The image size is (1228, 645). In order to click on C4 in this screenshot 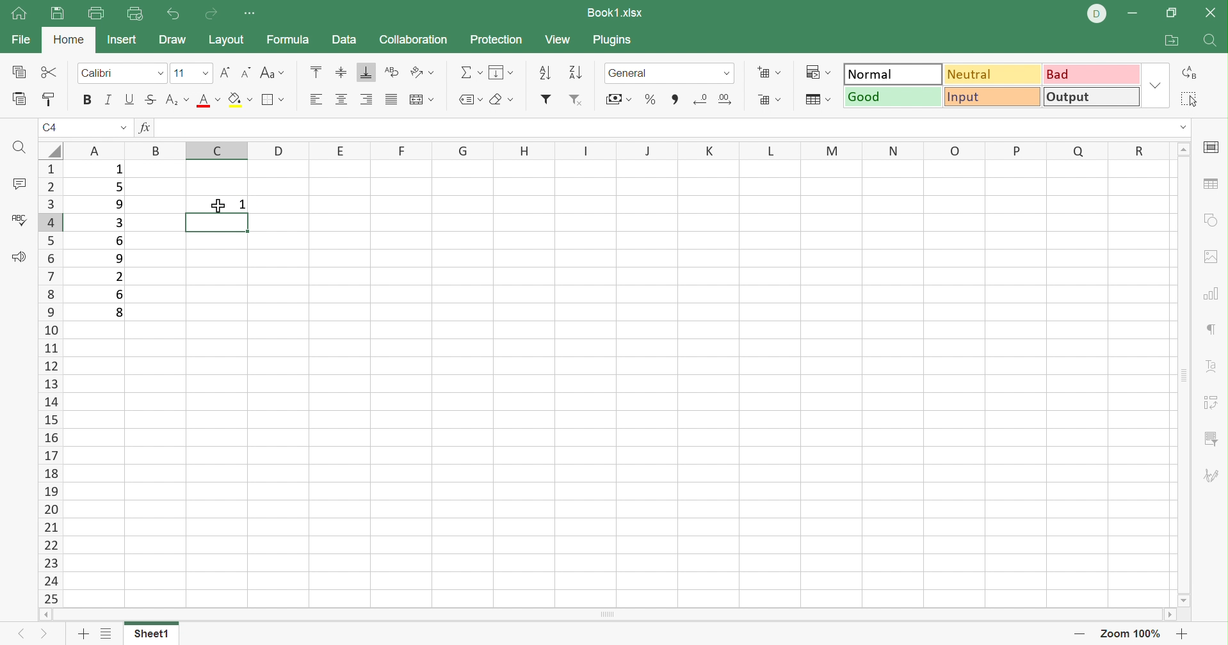, I will do `click(49, 128)`.